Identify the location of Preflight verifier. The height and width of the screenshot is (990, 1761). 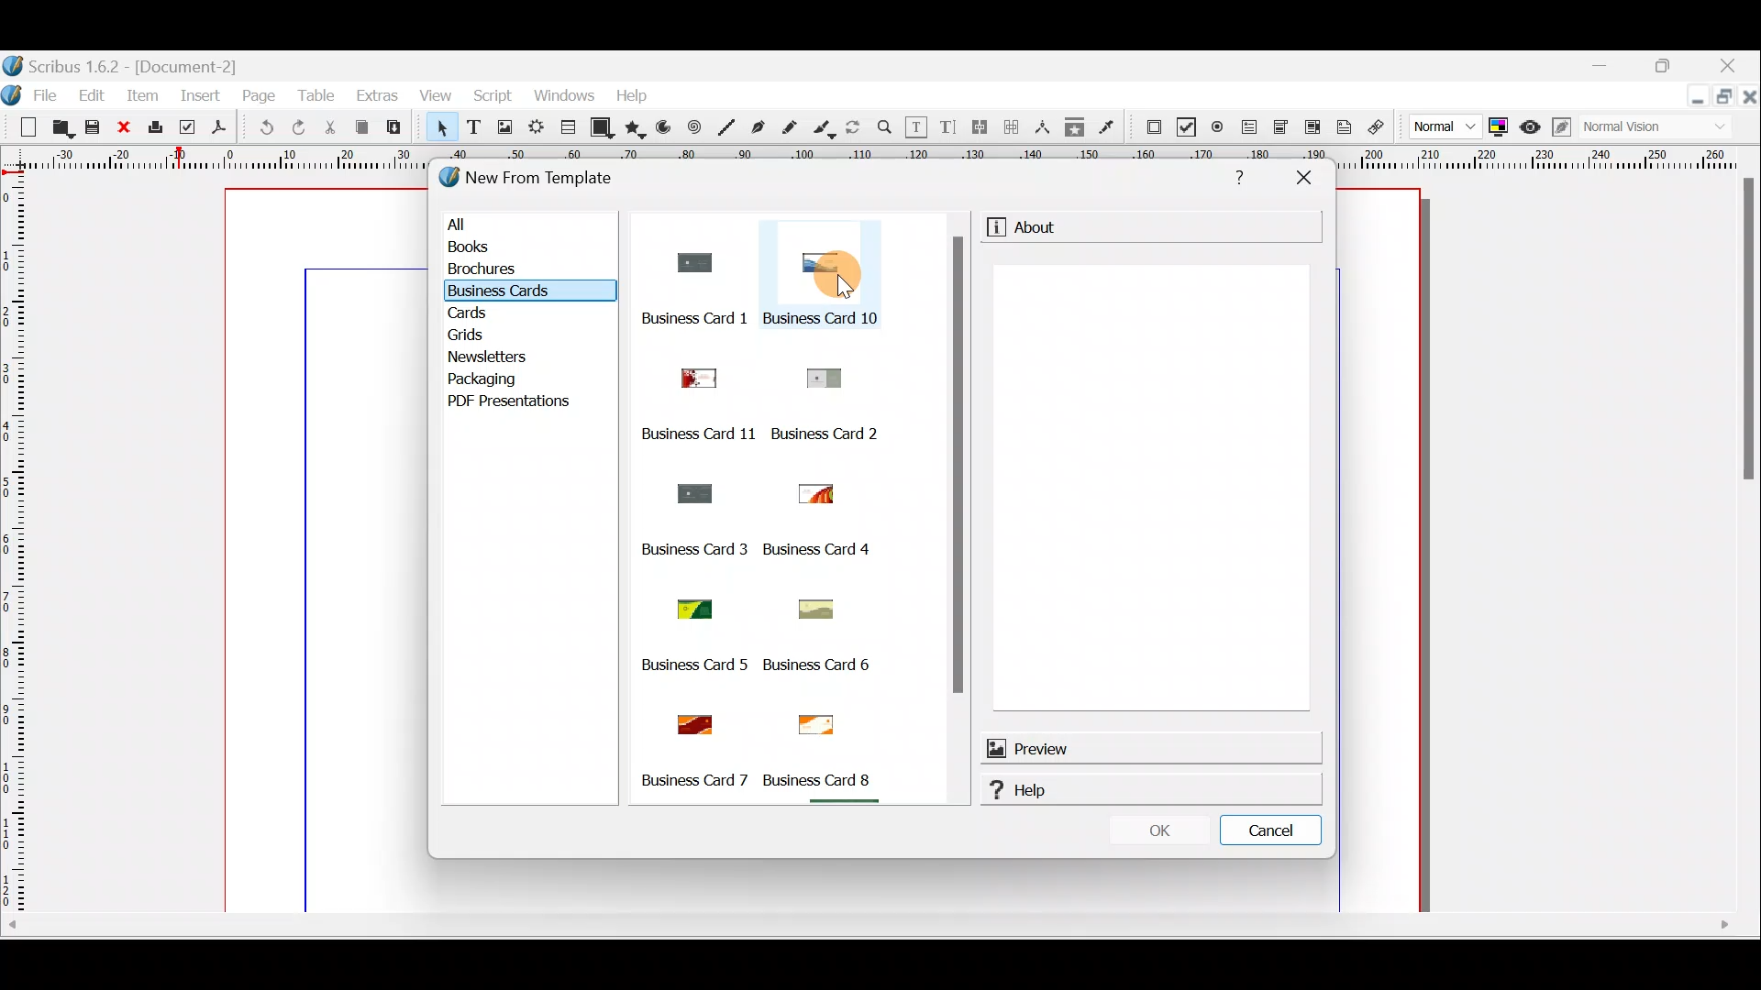
(183, 126).